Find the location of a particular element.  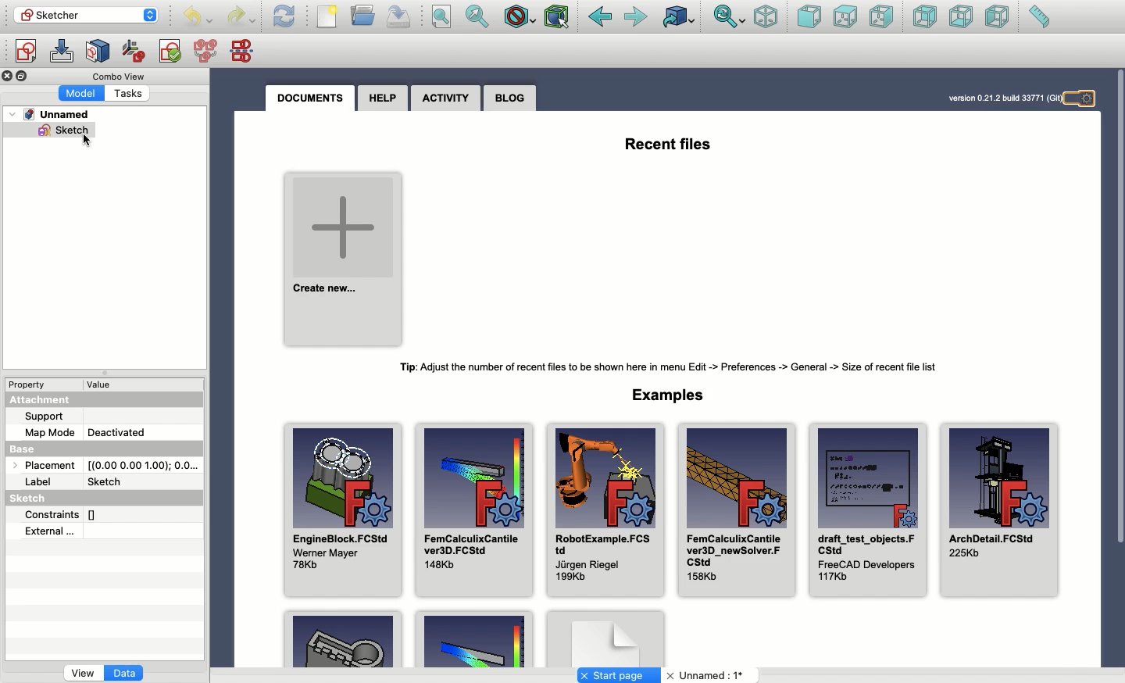

Reorient sketch is located at coordinates (134, 52).